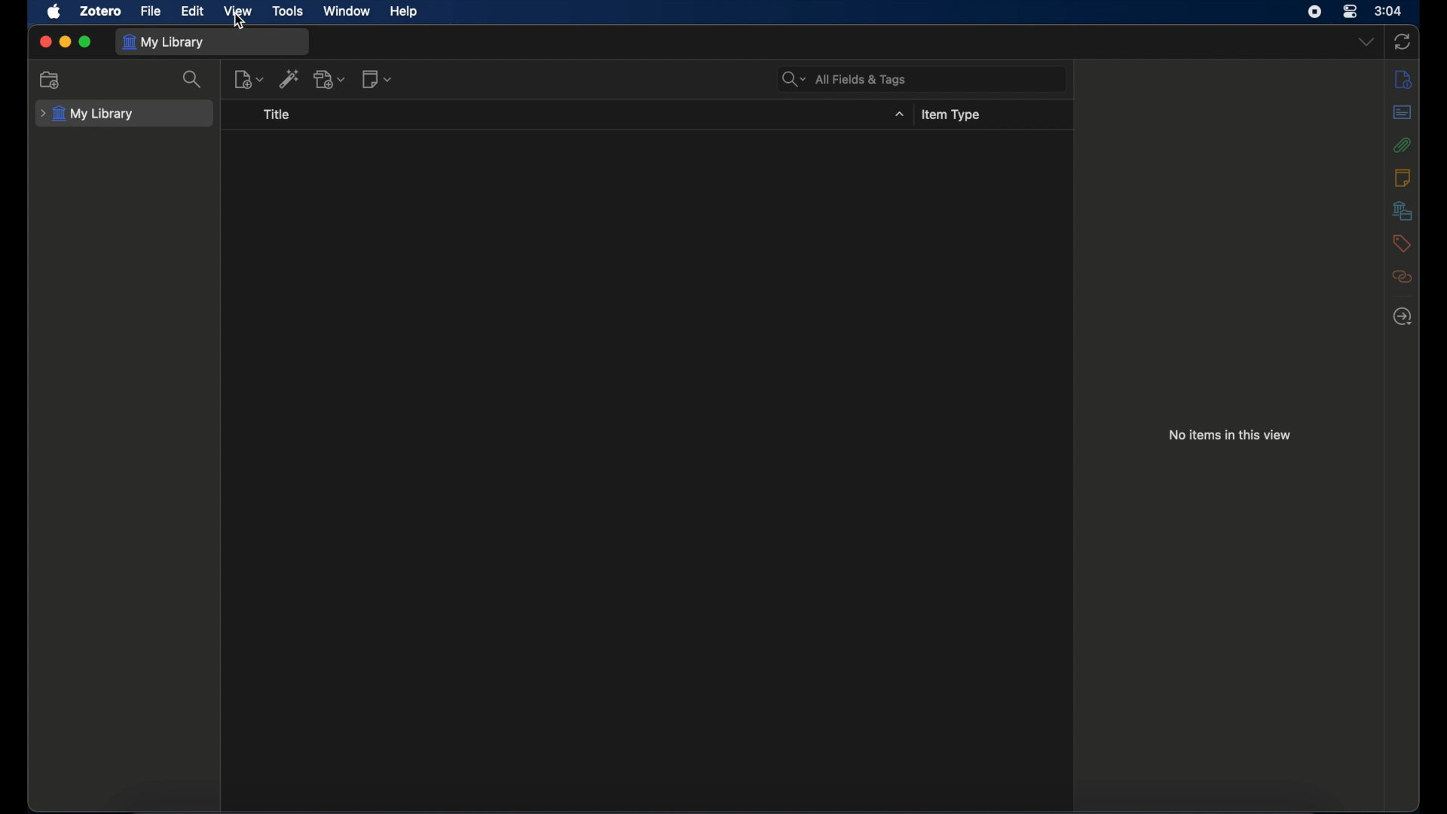 This screenshot has height=814, width=1447. Describe the element at coordinates (239, 21) in the screenshot. I see `cursor` at that location.